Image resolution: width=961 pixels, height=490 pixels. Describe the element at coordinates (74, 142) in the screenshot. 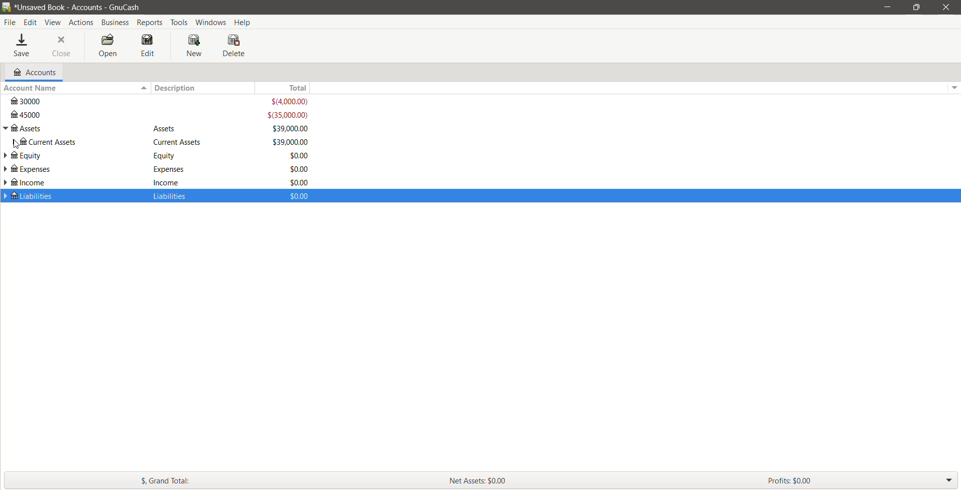

I see `Equity` at that location.